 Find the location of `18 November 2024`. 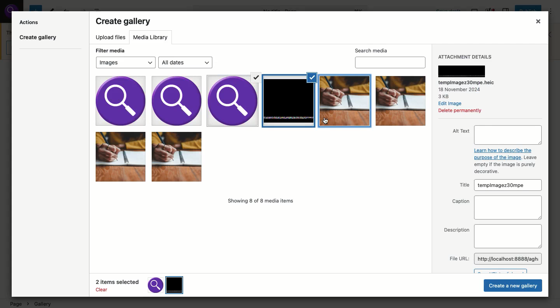

18 November 2024 is located at coordinates (460, 89).